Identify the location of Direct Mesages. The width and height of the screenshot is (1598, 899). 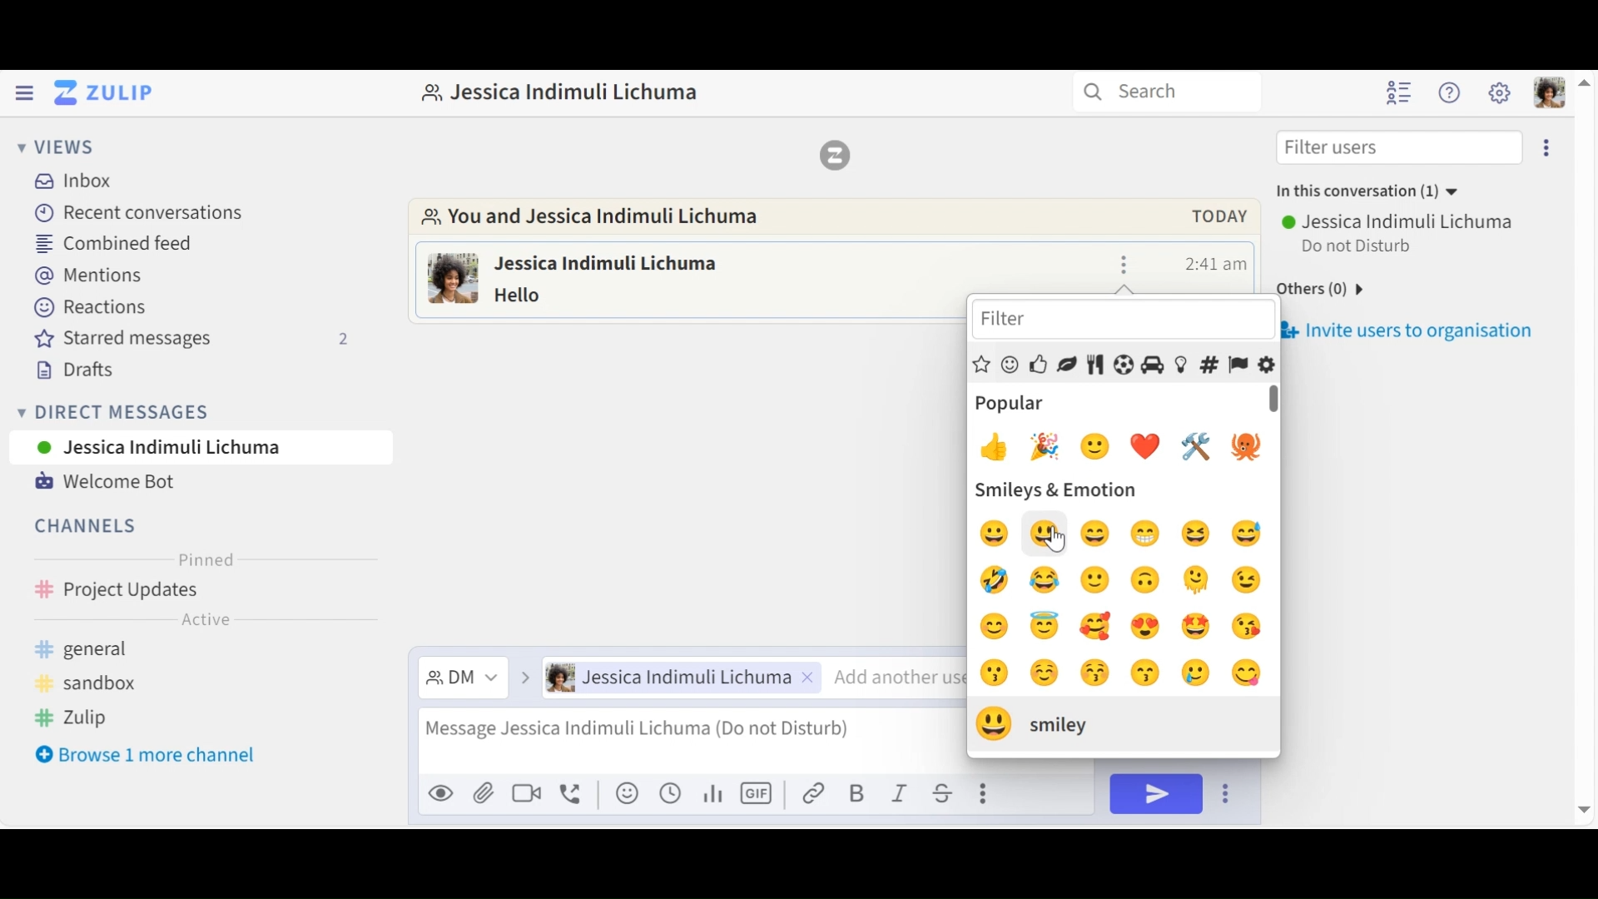
(187, 412).